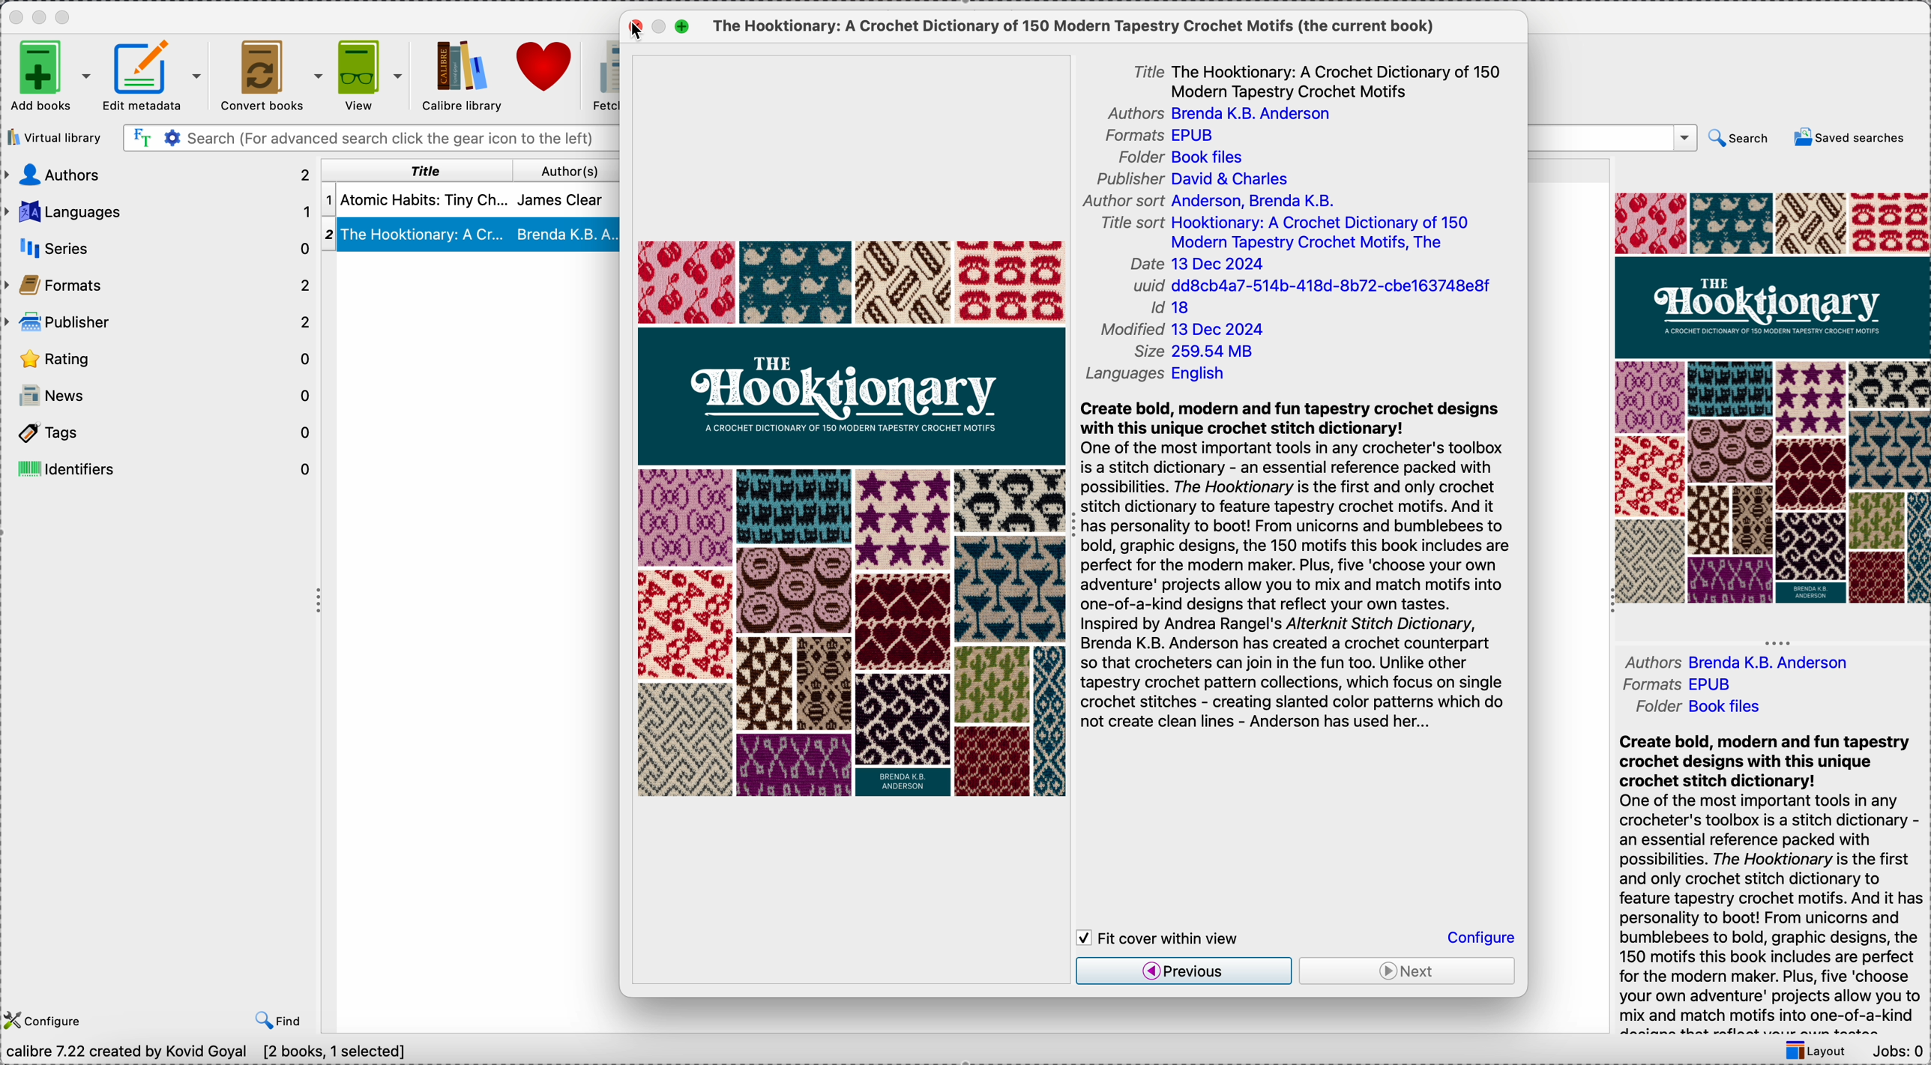 The height and width of the screenshot is (1065, 1931). Describe the element at coordinates (1705, 708) in the screenshot. I see `folder Book files` at that location.